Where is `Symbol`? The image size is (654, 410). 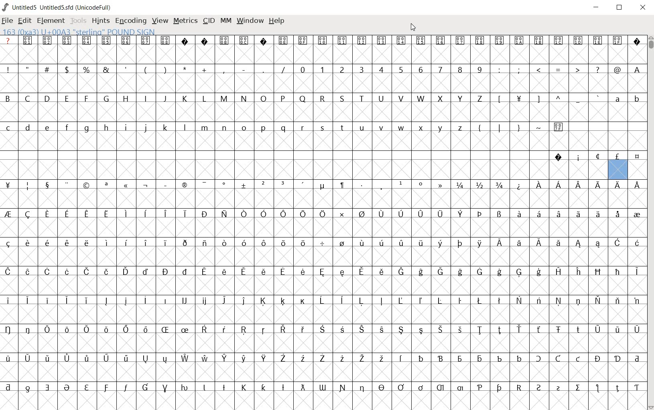 Symbol is located at coordinates (224, 244).